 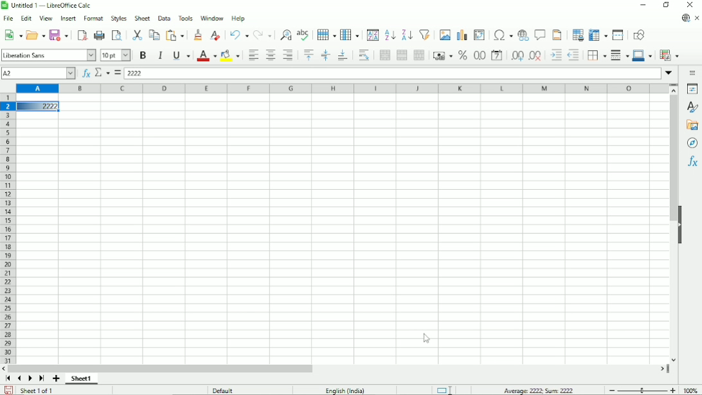 I want to click on Vertical scrollbar, so click(x=674, y=228).